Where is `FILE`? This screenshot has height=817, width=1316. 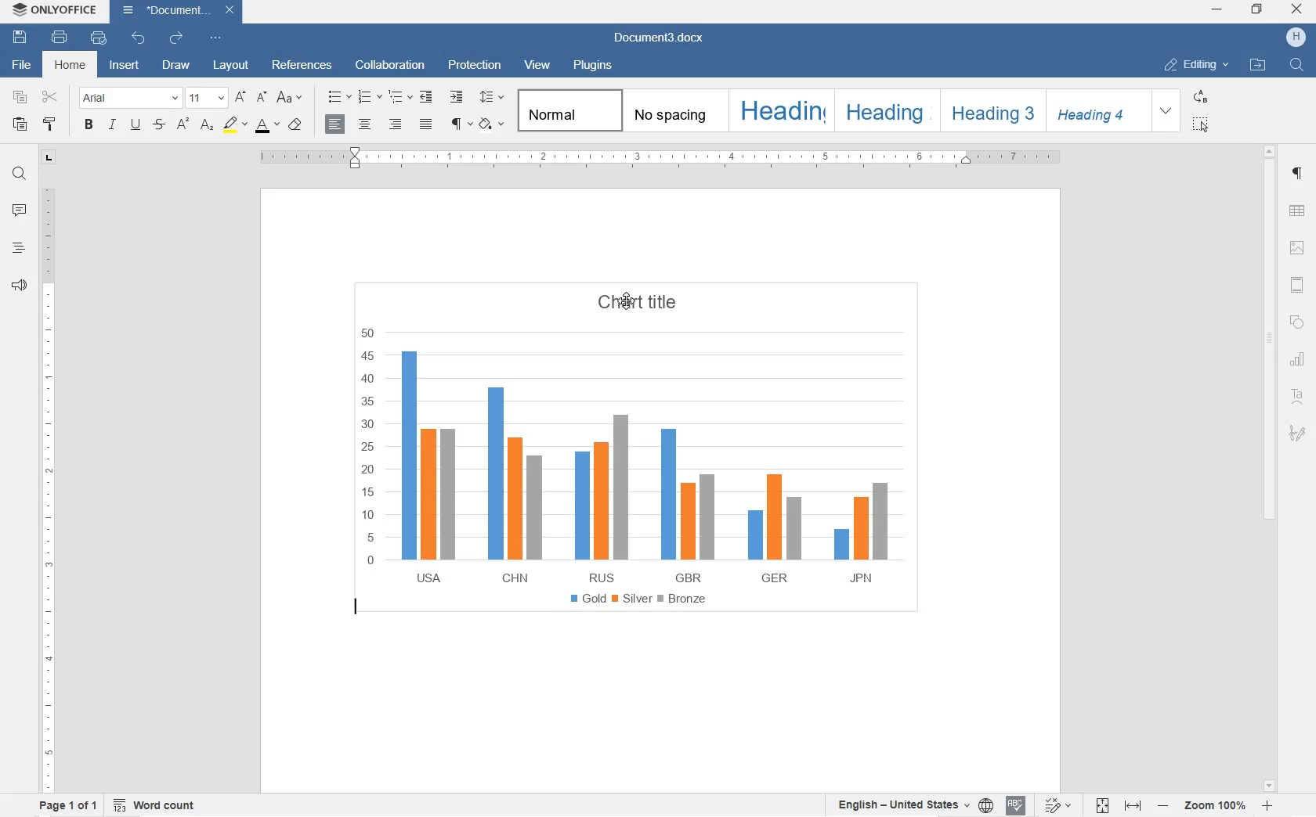
FILE is located at coordinates (23, 66).